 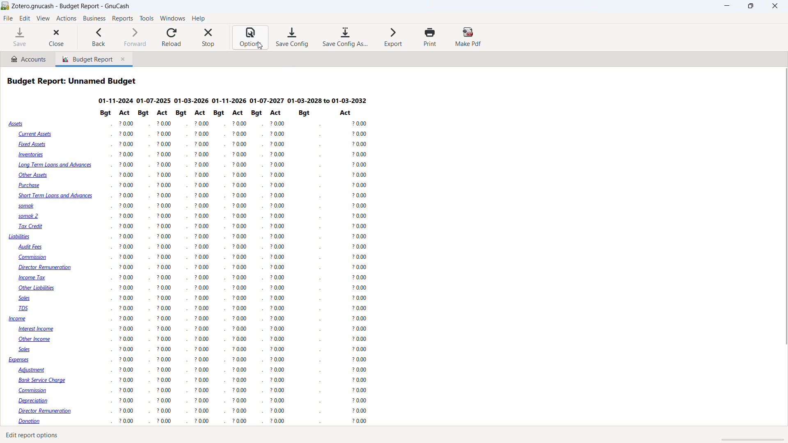 I want to click on export, so click(x=394, y=37).